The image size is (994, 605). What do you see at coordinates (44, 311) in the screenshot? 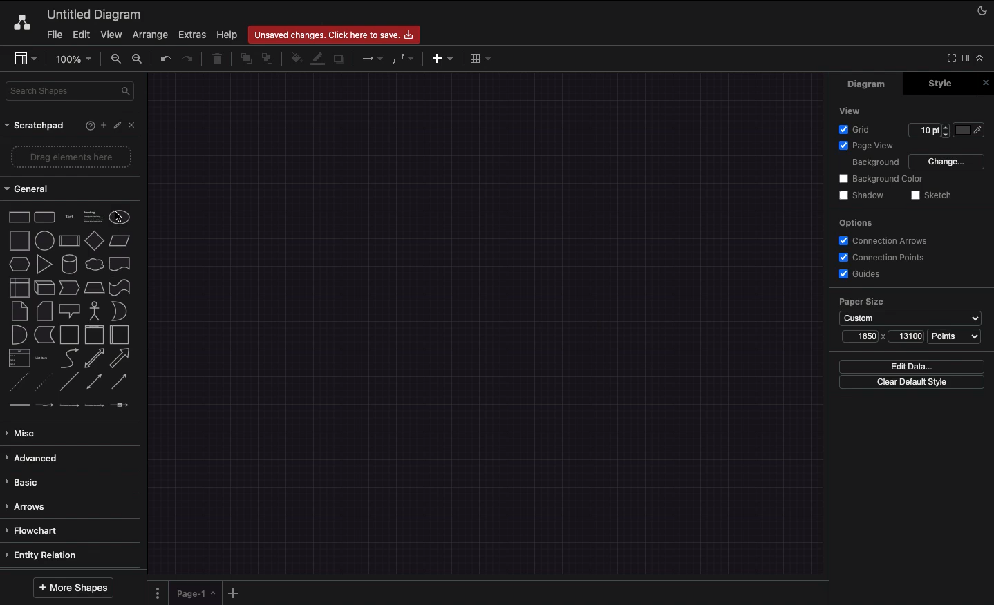
I see `Card` at bounding box center [44, 311].